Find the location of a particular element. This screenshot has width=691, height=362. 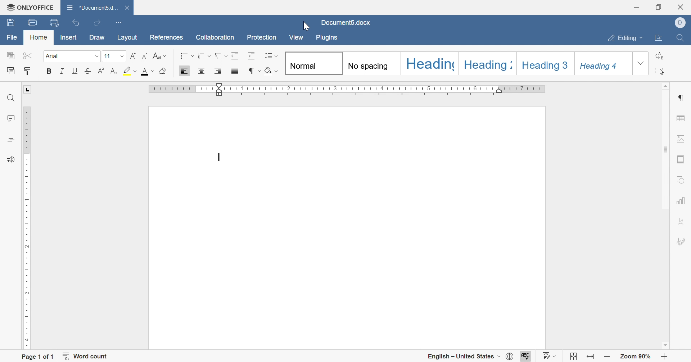

bold is located at coordinates (48, 71).